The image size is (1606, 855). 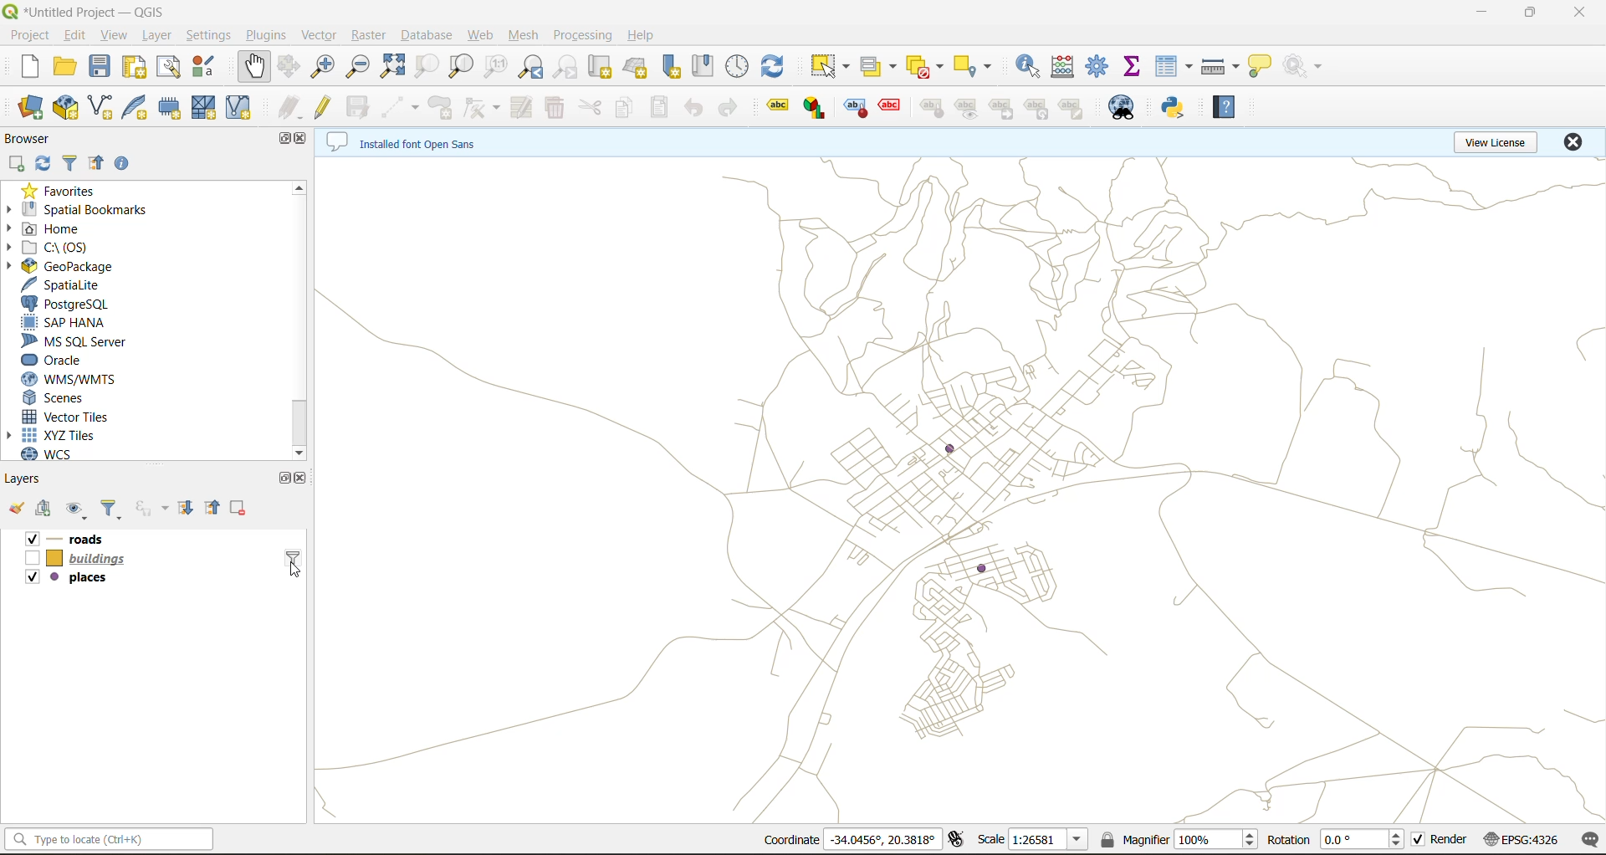 I want to click on project, so click(x=30, y=37).